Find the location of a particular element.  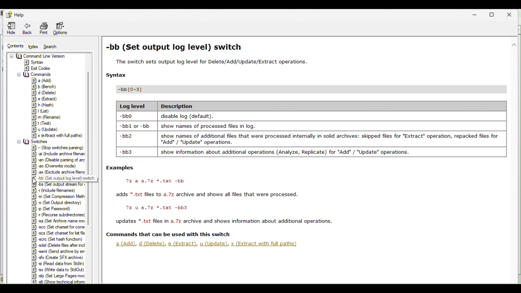

x (Extract with full paths) is located at coordinates (265, 244).